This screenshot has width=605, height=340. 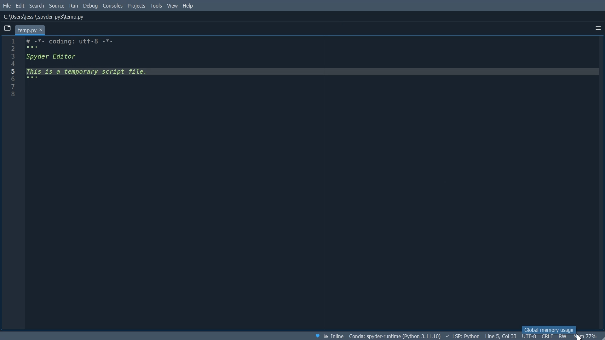 What do you see at coordinates (20, 6) in the screenshot?
I see `Edit` at bounding box center [20, 6].